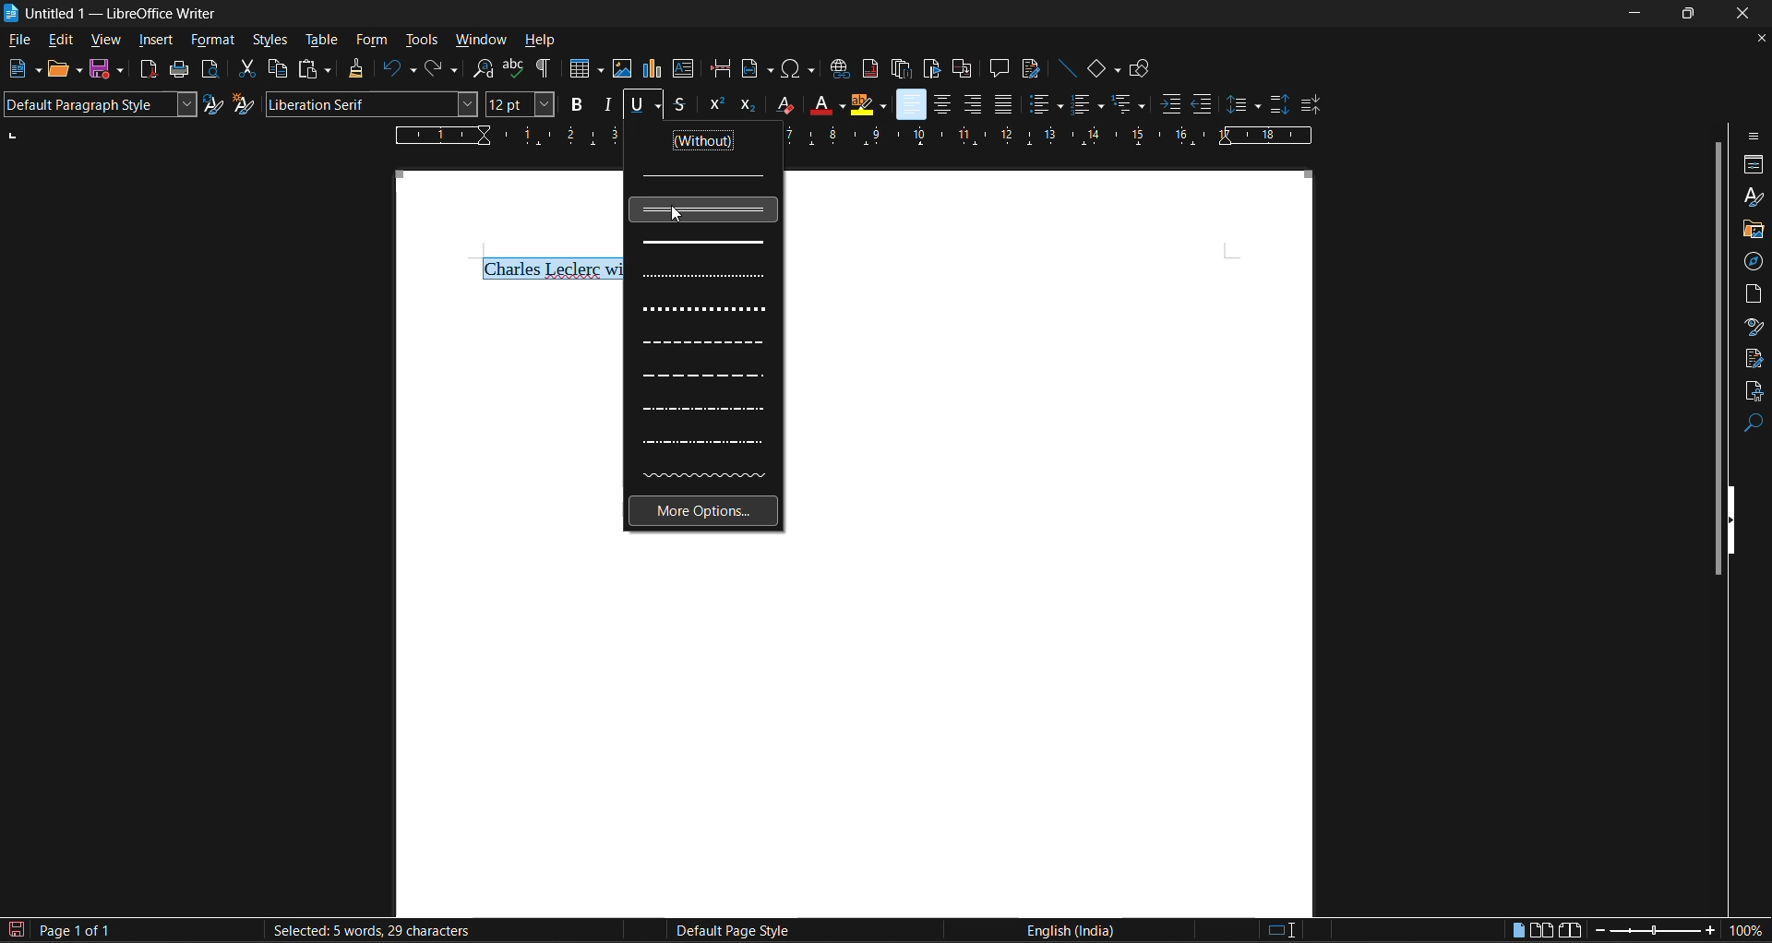 This screenshot has width=1772, height=943. I want to click on dash, so click(706, 345).